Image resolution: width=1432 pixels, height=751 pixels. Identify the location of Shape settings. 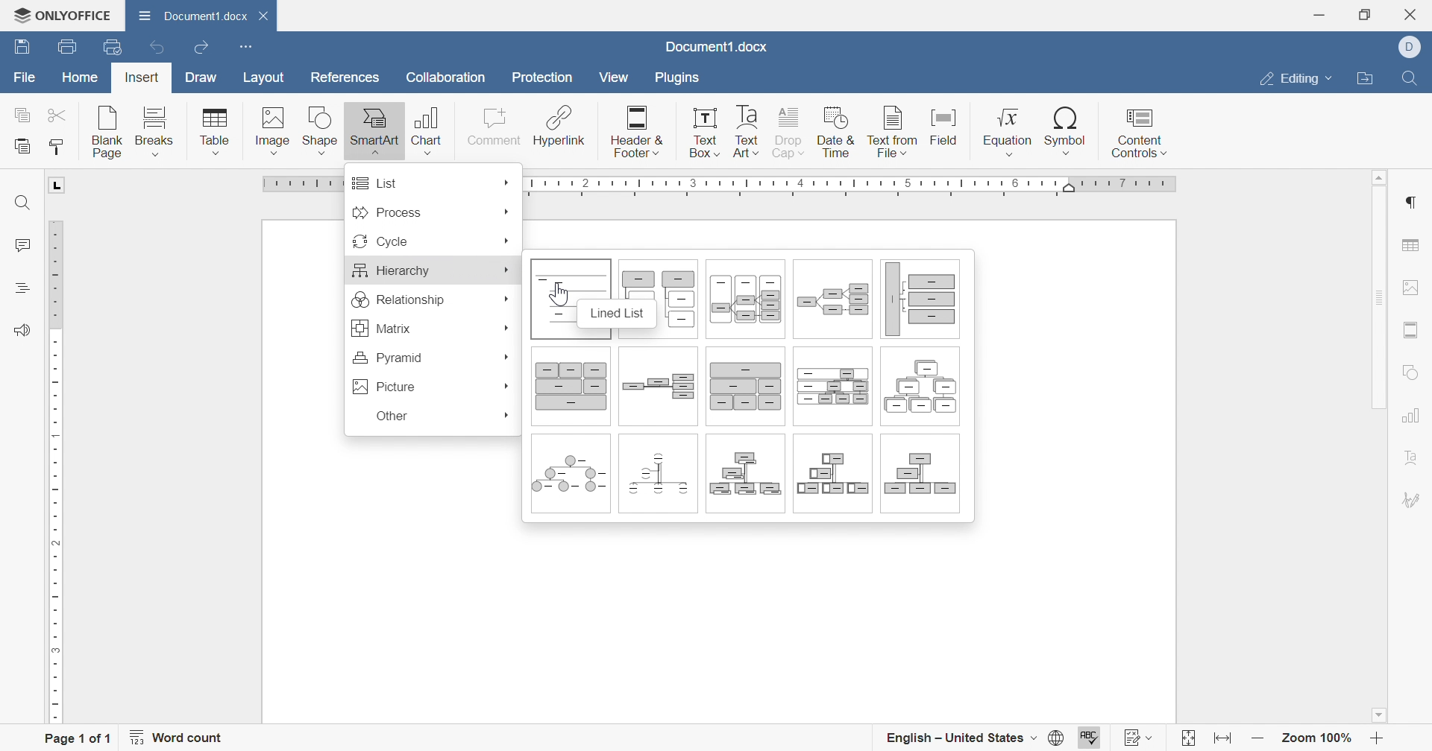
(1411, 374).